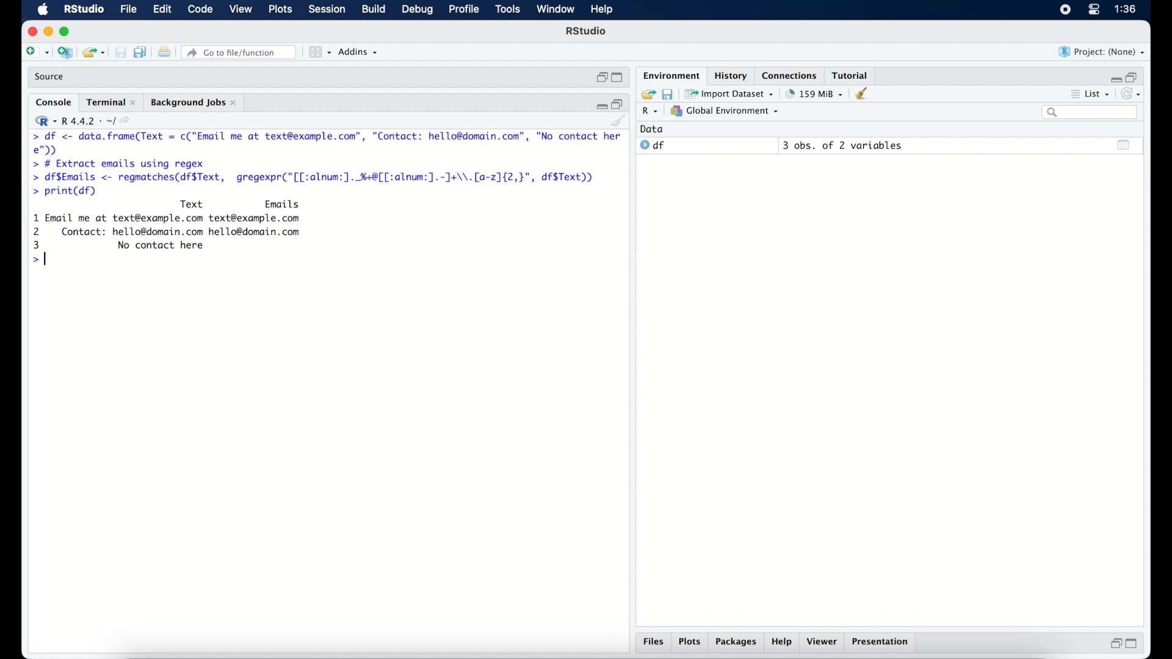 This screenshot has width=1172, height=659. What do you see at coordinates (882, 643) in the screenshot?
I see `presentation` at bounding box center [882, 643].